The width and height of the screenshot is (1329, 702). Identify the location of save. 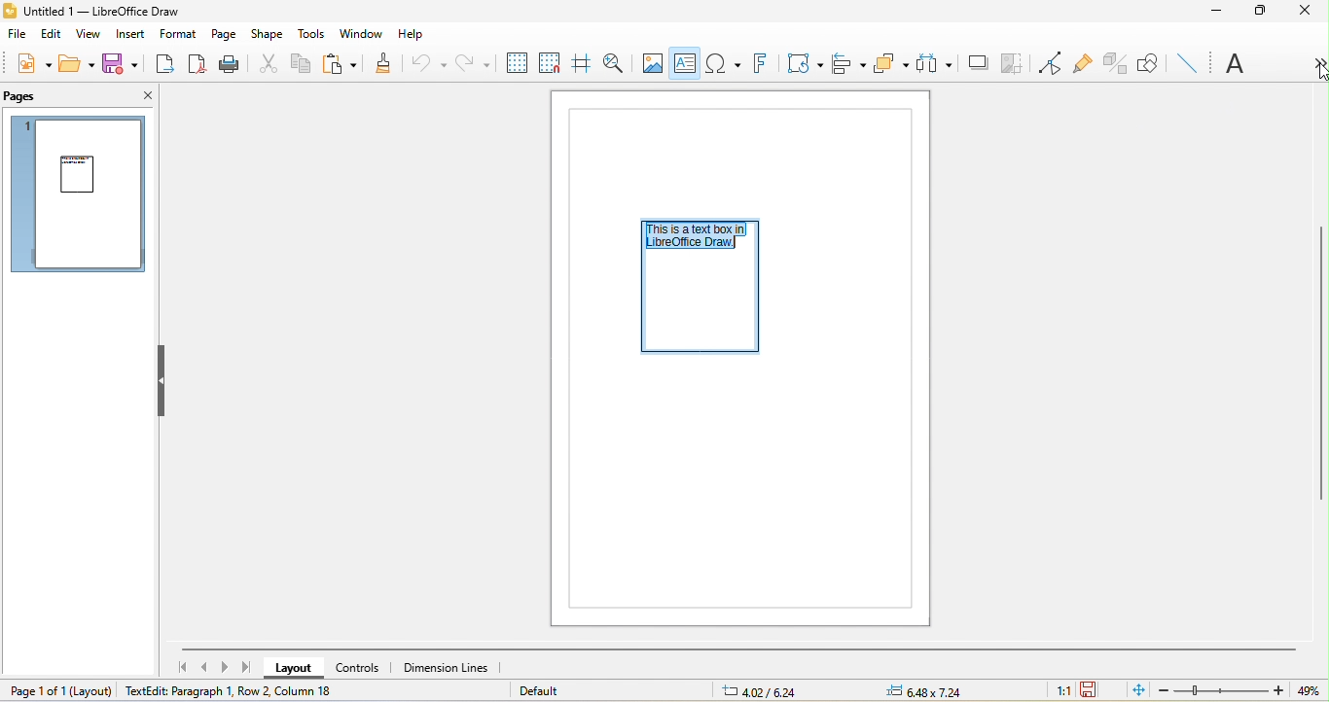
(126, 66).